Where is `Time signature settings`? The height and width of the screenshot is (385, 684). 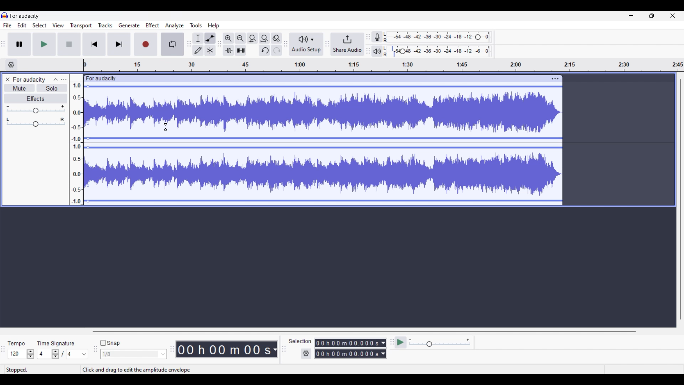 Time signature settings is located at coordinates (63, 354).